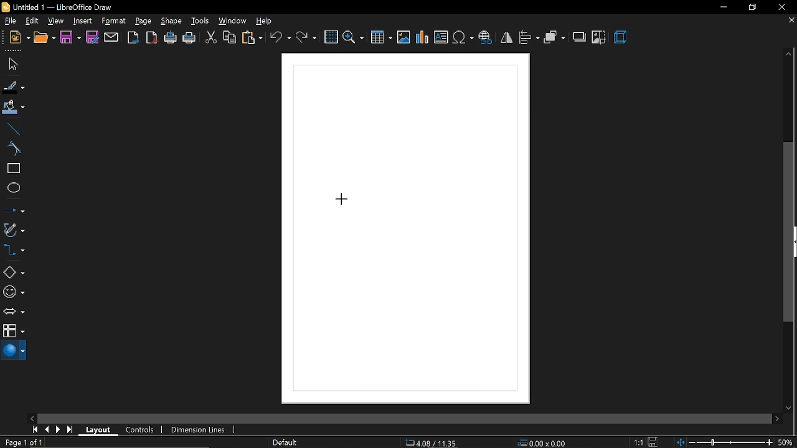  What do you see at coordinates (13, 292) in the screenshot?
I see `symbol shapes` at bounding box center [13, 292].